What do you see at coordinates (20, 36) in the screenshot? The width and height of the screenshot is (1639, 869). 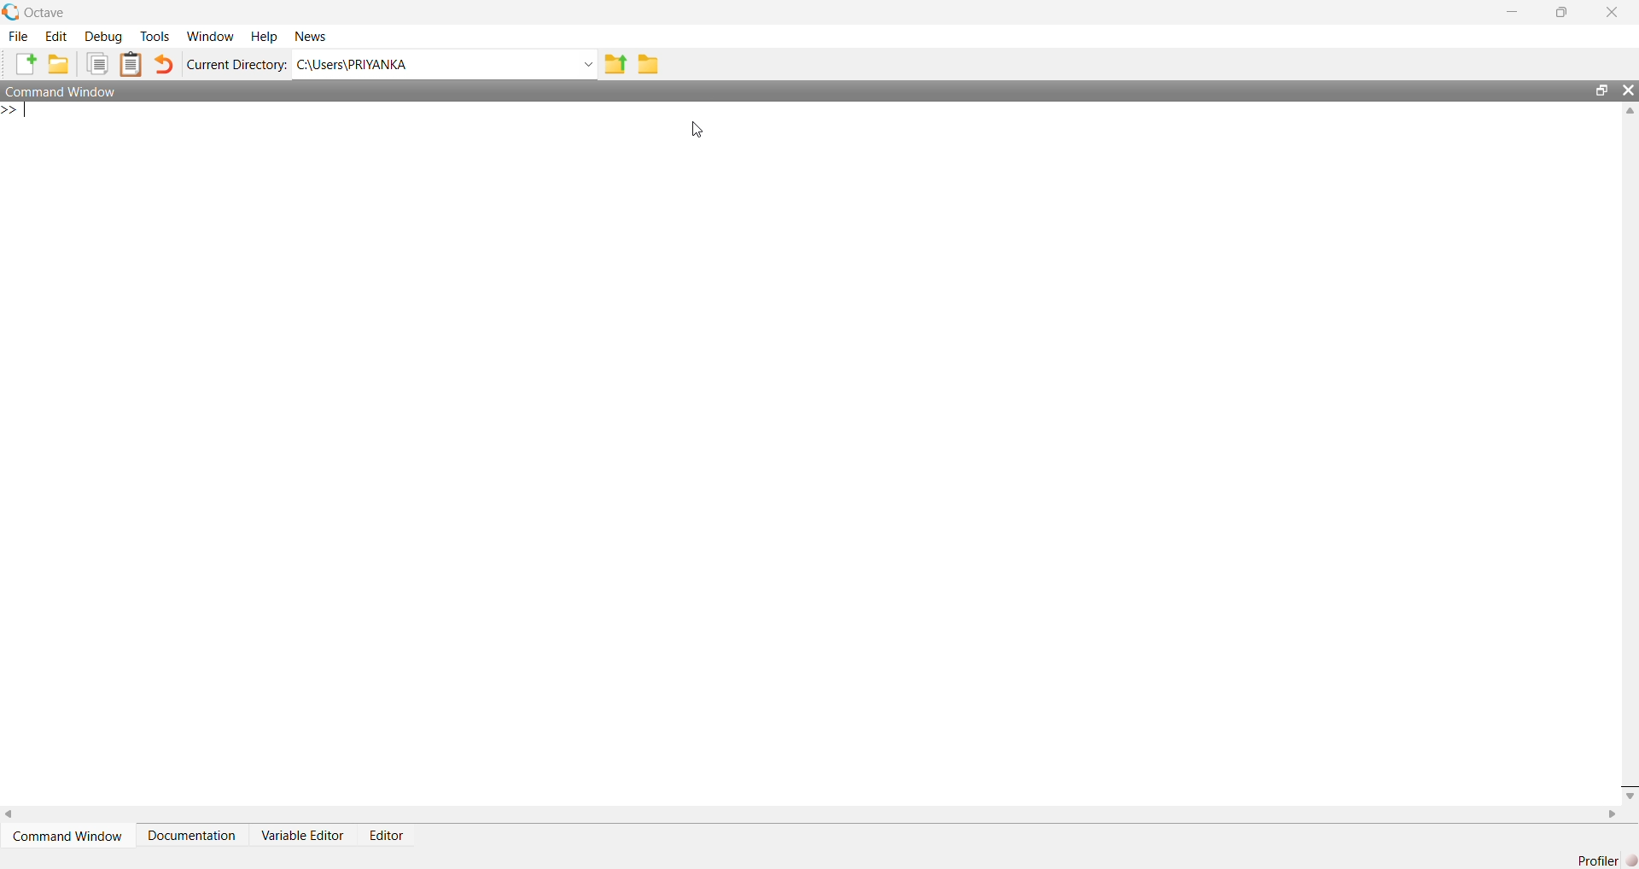 I see `File` at bounding box center [20, 36].